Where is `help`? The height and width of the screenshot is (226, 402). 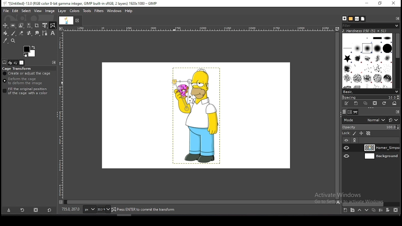
help is located at coordinates (129, 11).